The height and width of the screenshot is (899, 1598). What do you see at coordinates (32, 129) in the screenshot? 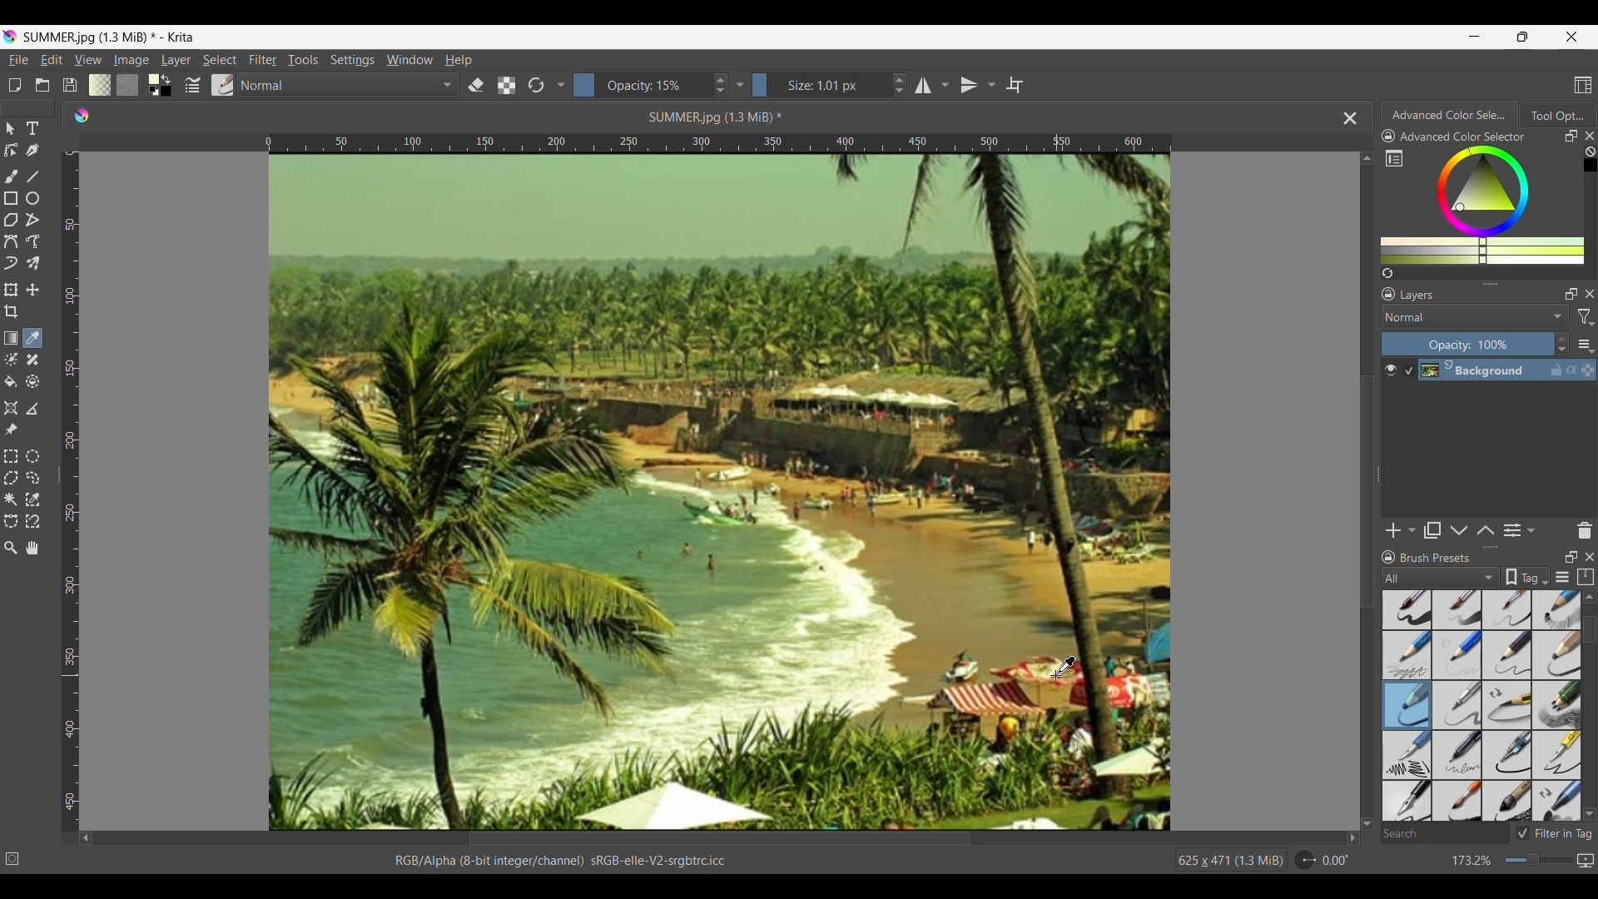
I see `Text tool` at bounding box center [32, 129].